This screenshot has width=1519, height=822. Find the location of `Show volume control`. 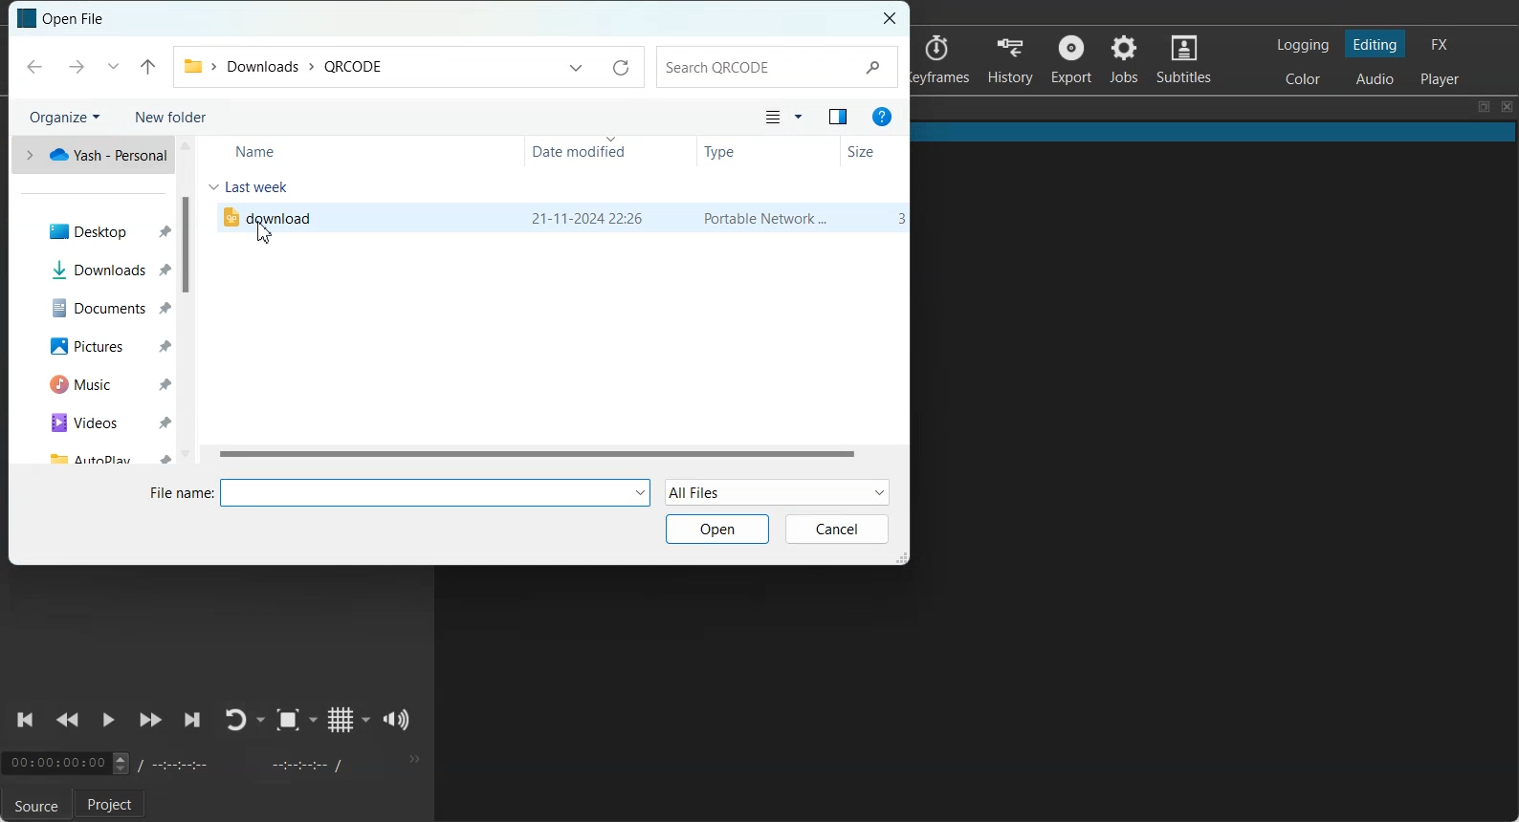

Show volume control is located at coordinates (397, 720).